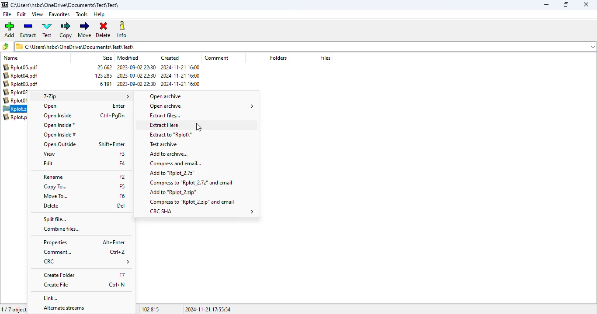  I want to click on 7-zip, so click(86, 96).